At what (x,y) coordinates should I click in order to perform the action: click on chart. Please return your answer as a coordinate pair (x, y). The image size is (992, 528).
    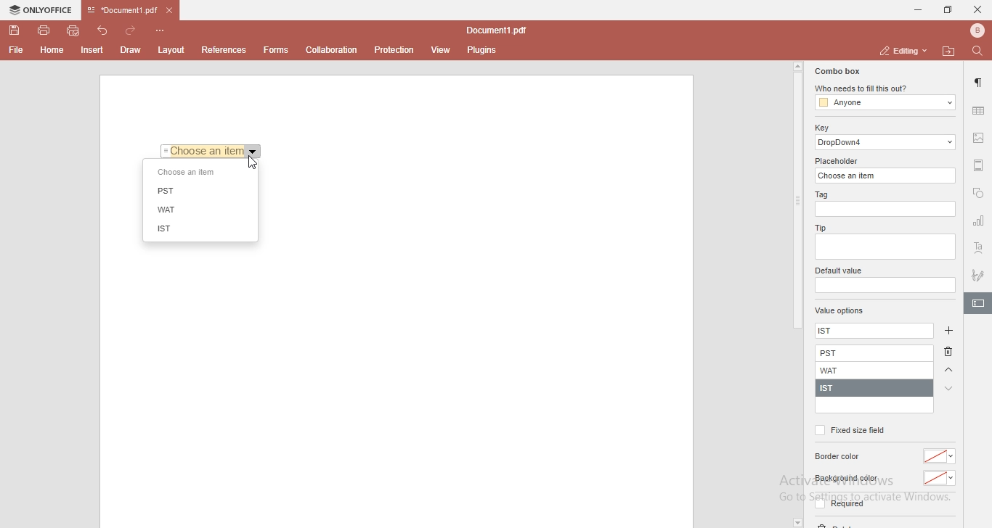
    Looking at the image, I should click on (979, 223).